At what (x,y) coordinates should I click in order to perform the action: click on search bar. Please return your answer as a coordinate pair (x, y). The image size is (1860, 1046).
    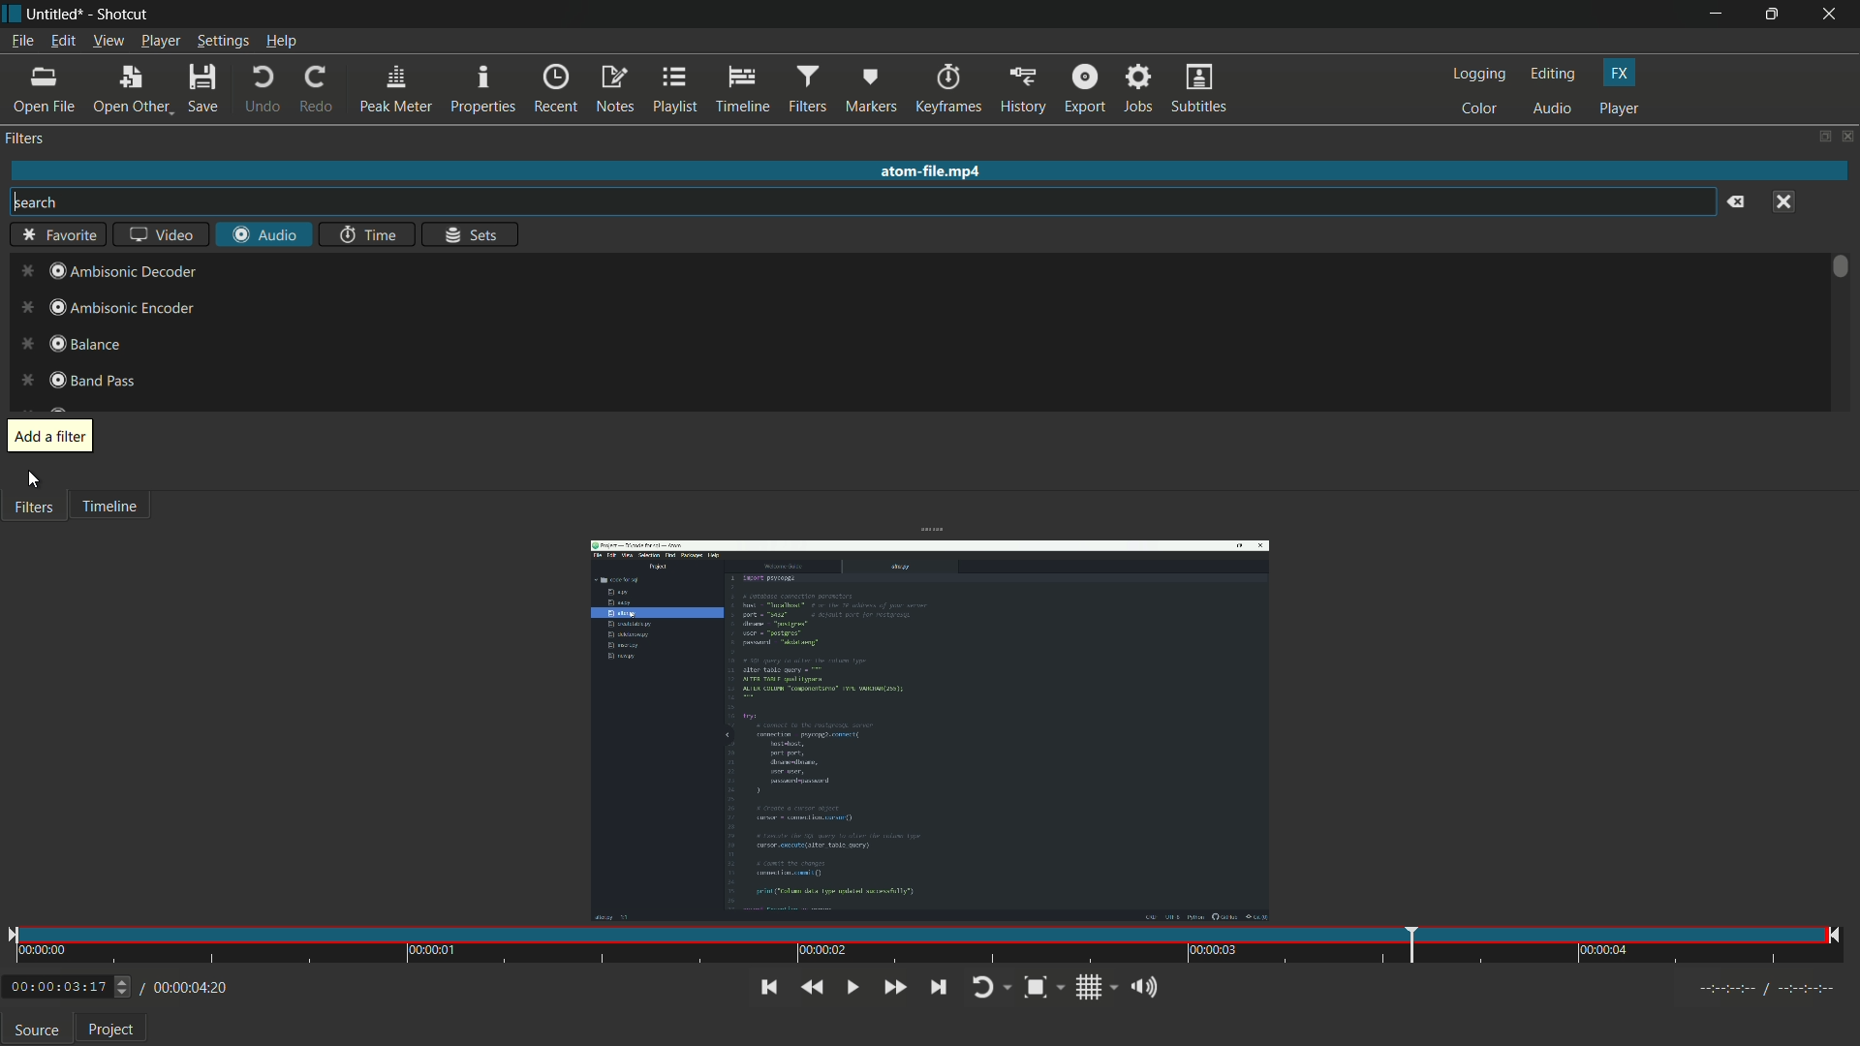
    Looking at the image, I should click on (863, 201).